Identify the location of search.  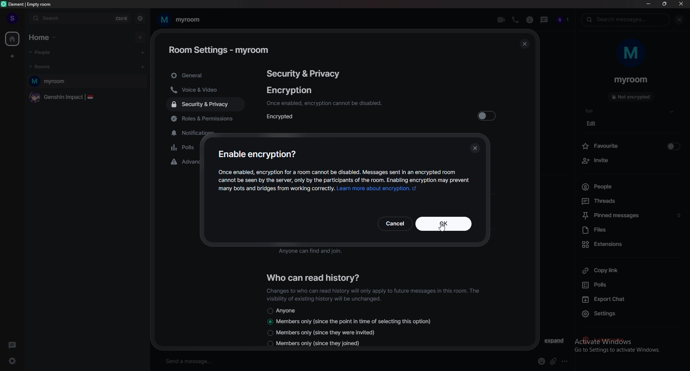
(64, 19).